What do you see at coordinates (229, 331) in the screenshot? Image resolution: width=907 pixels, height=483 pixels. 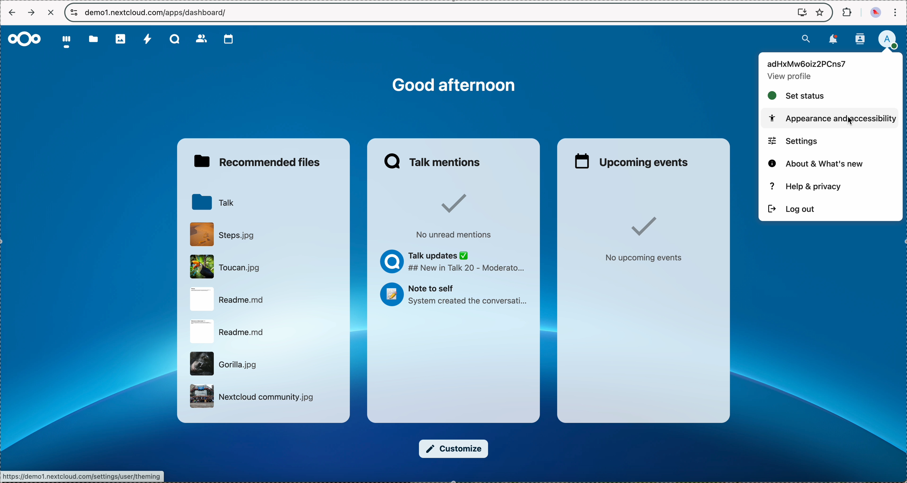 I see `file` at bounding box center [229, 331].